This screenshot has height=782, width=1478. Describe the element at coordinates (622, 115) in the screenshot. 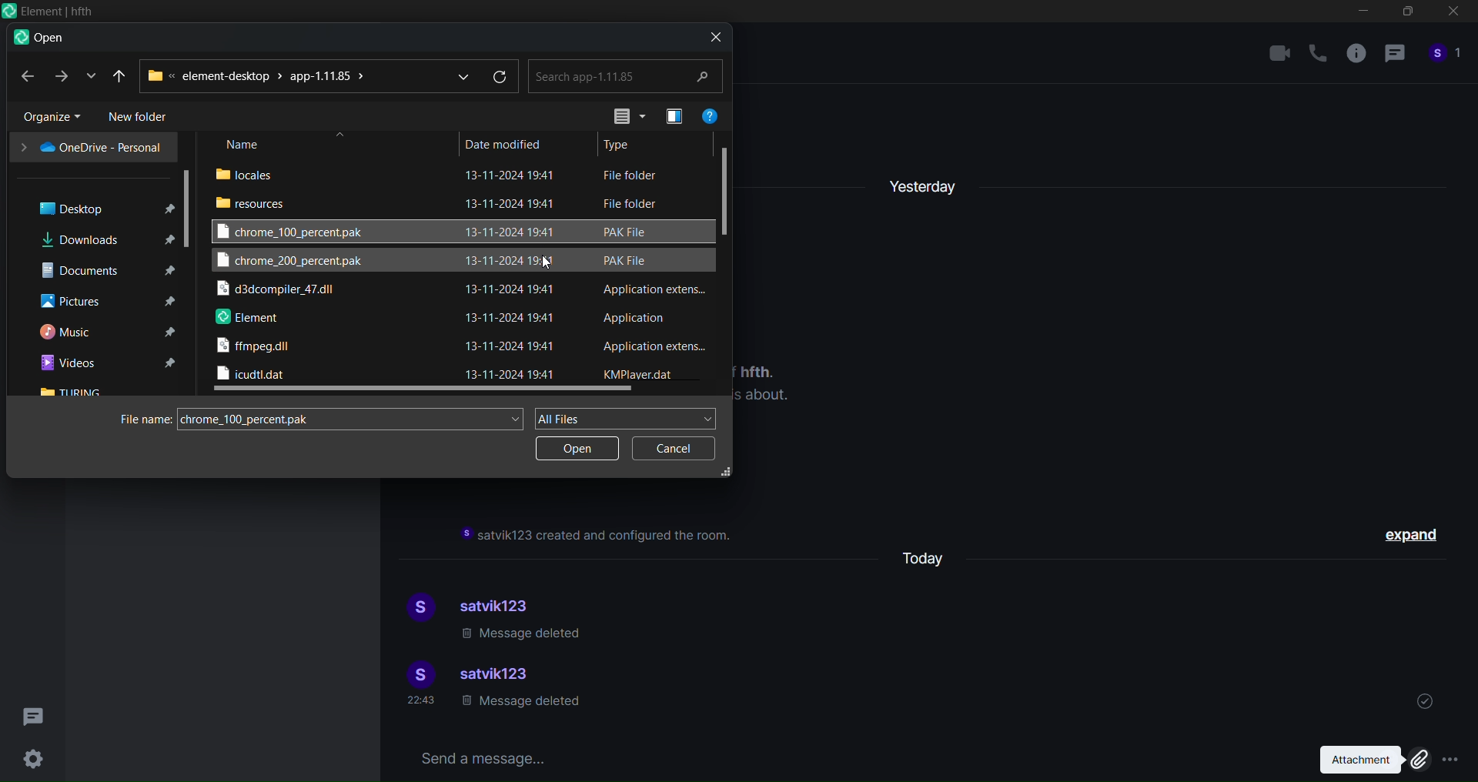

I see `view` at that location.